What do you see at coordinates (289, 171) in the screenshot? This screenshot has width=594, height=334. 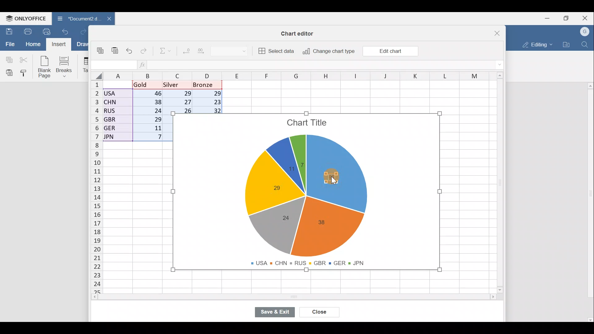 I see `Chart label` at bounding box center [289, 171].